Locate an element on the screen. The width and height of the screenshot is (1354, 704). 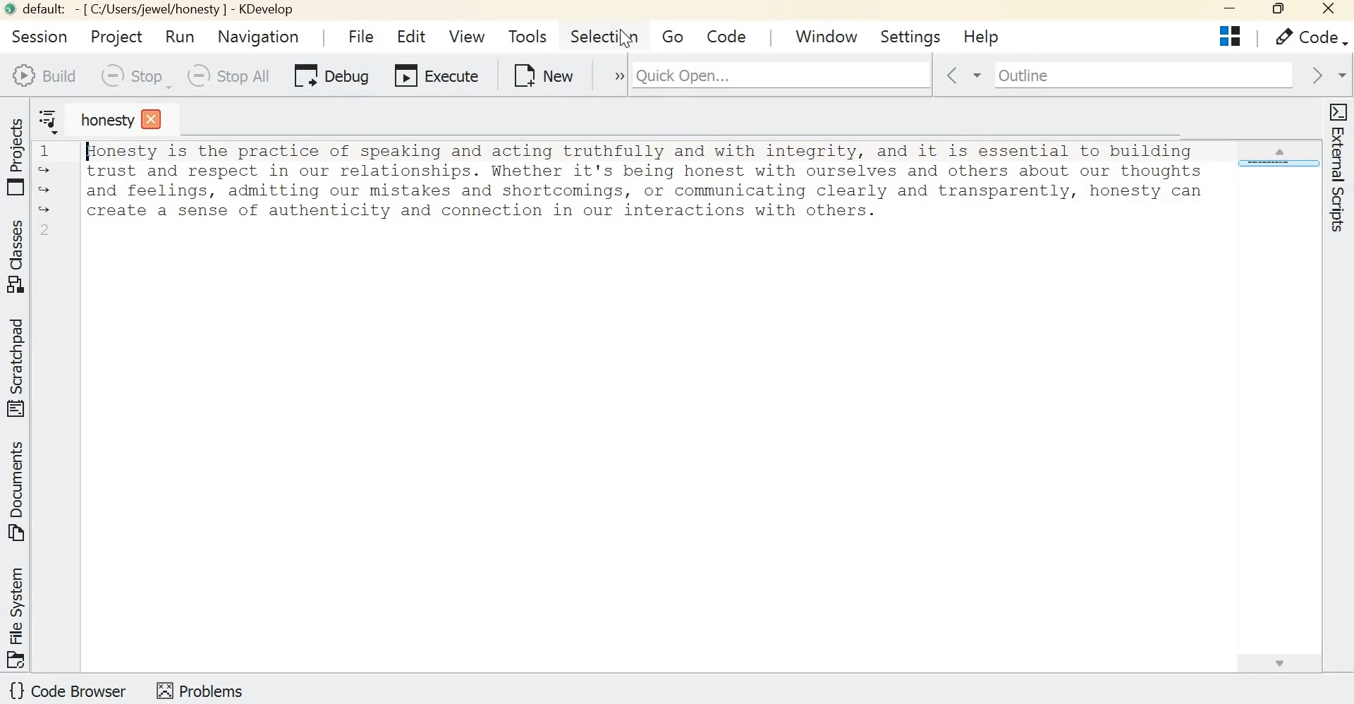
default: - [C:/Users/jewel/honesty] - KDevelop is located at coordinates (157, 10).